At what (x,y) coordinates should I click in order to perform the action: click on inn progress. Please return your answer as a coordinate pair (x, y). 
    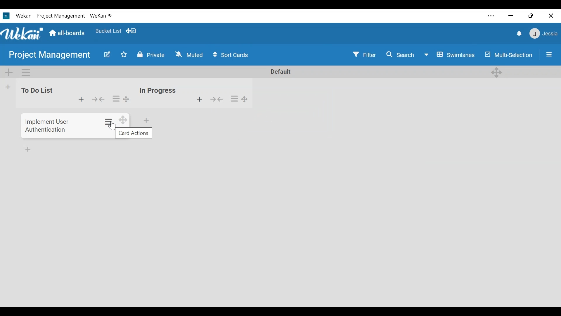
    Looking at the image, I should click on (158, 88).